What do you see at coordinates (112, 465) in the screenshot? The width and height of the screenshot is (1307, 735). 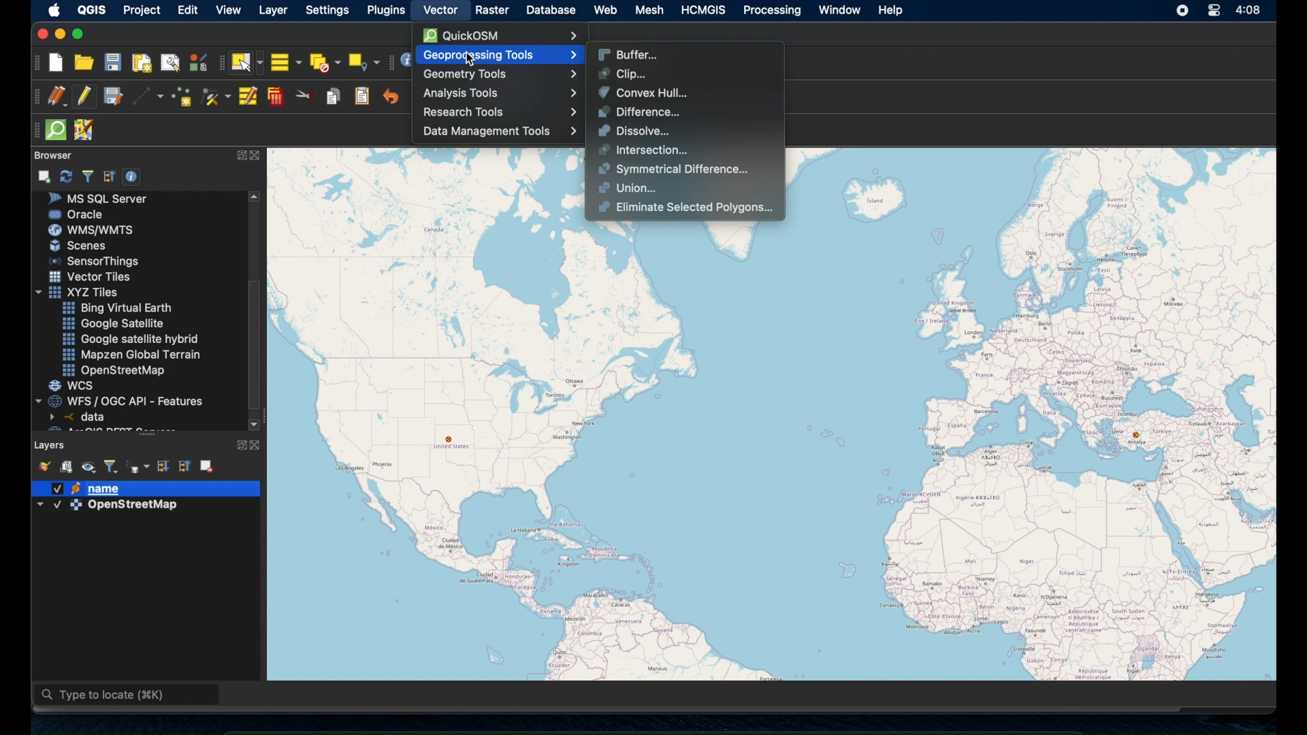 I see `filter legend` at bounding box center [112, 465].